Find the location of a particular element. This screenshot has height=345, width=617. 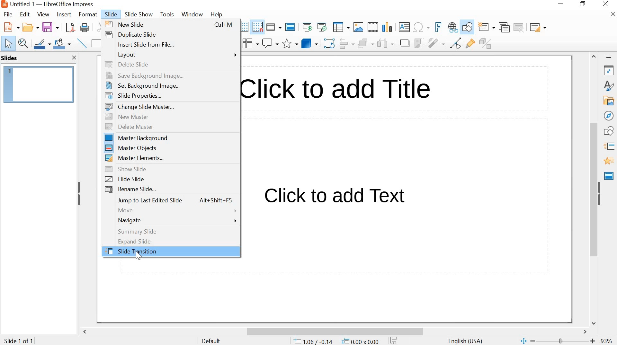

Display views is located at coordinates (274, 26).